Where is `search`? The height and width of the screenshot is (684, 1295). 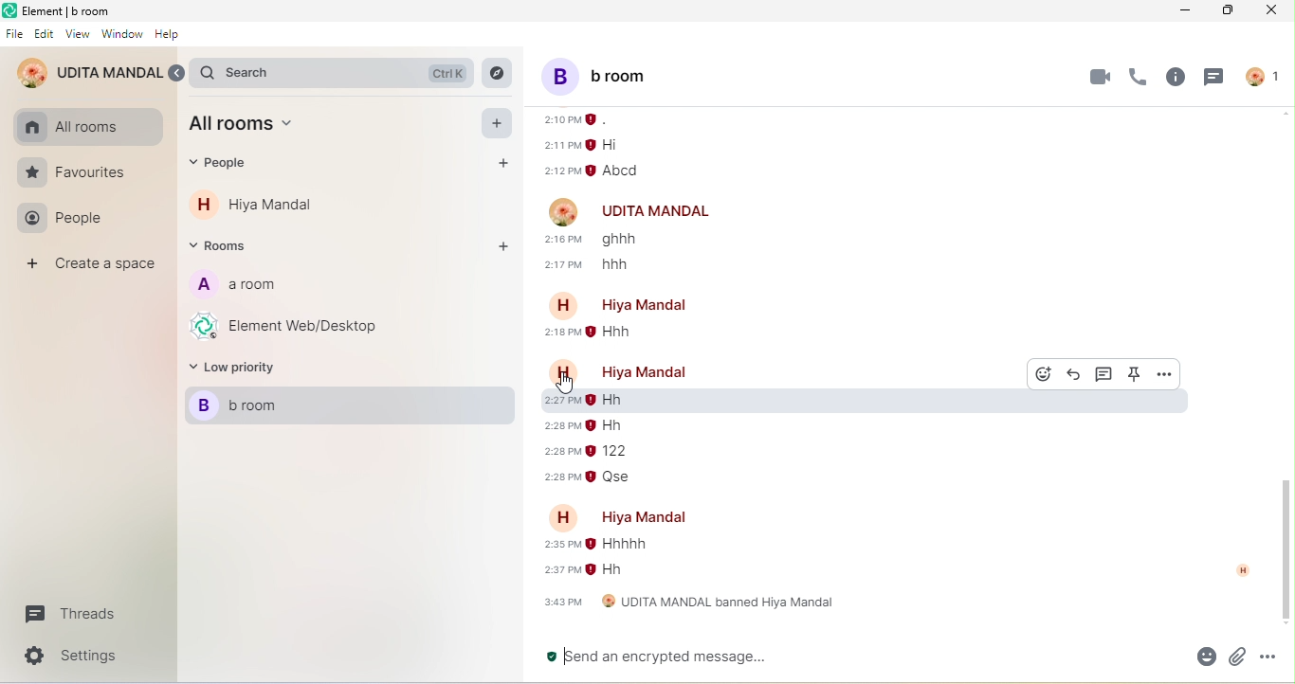 search is located at coordinates (337, 73).